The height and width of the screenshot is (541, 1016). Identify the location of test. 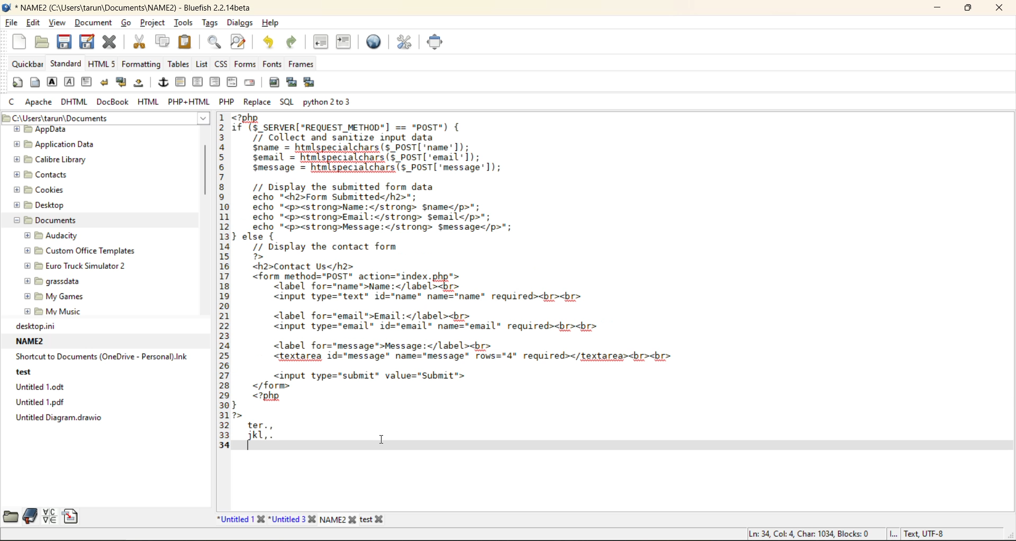
(23, 373).